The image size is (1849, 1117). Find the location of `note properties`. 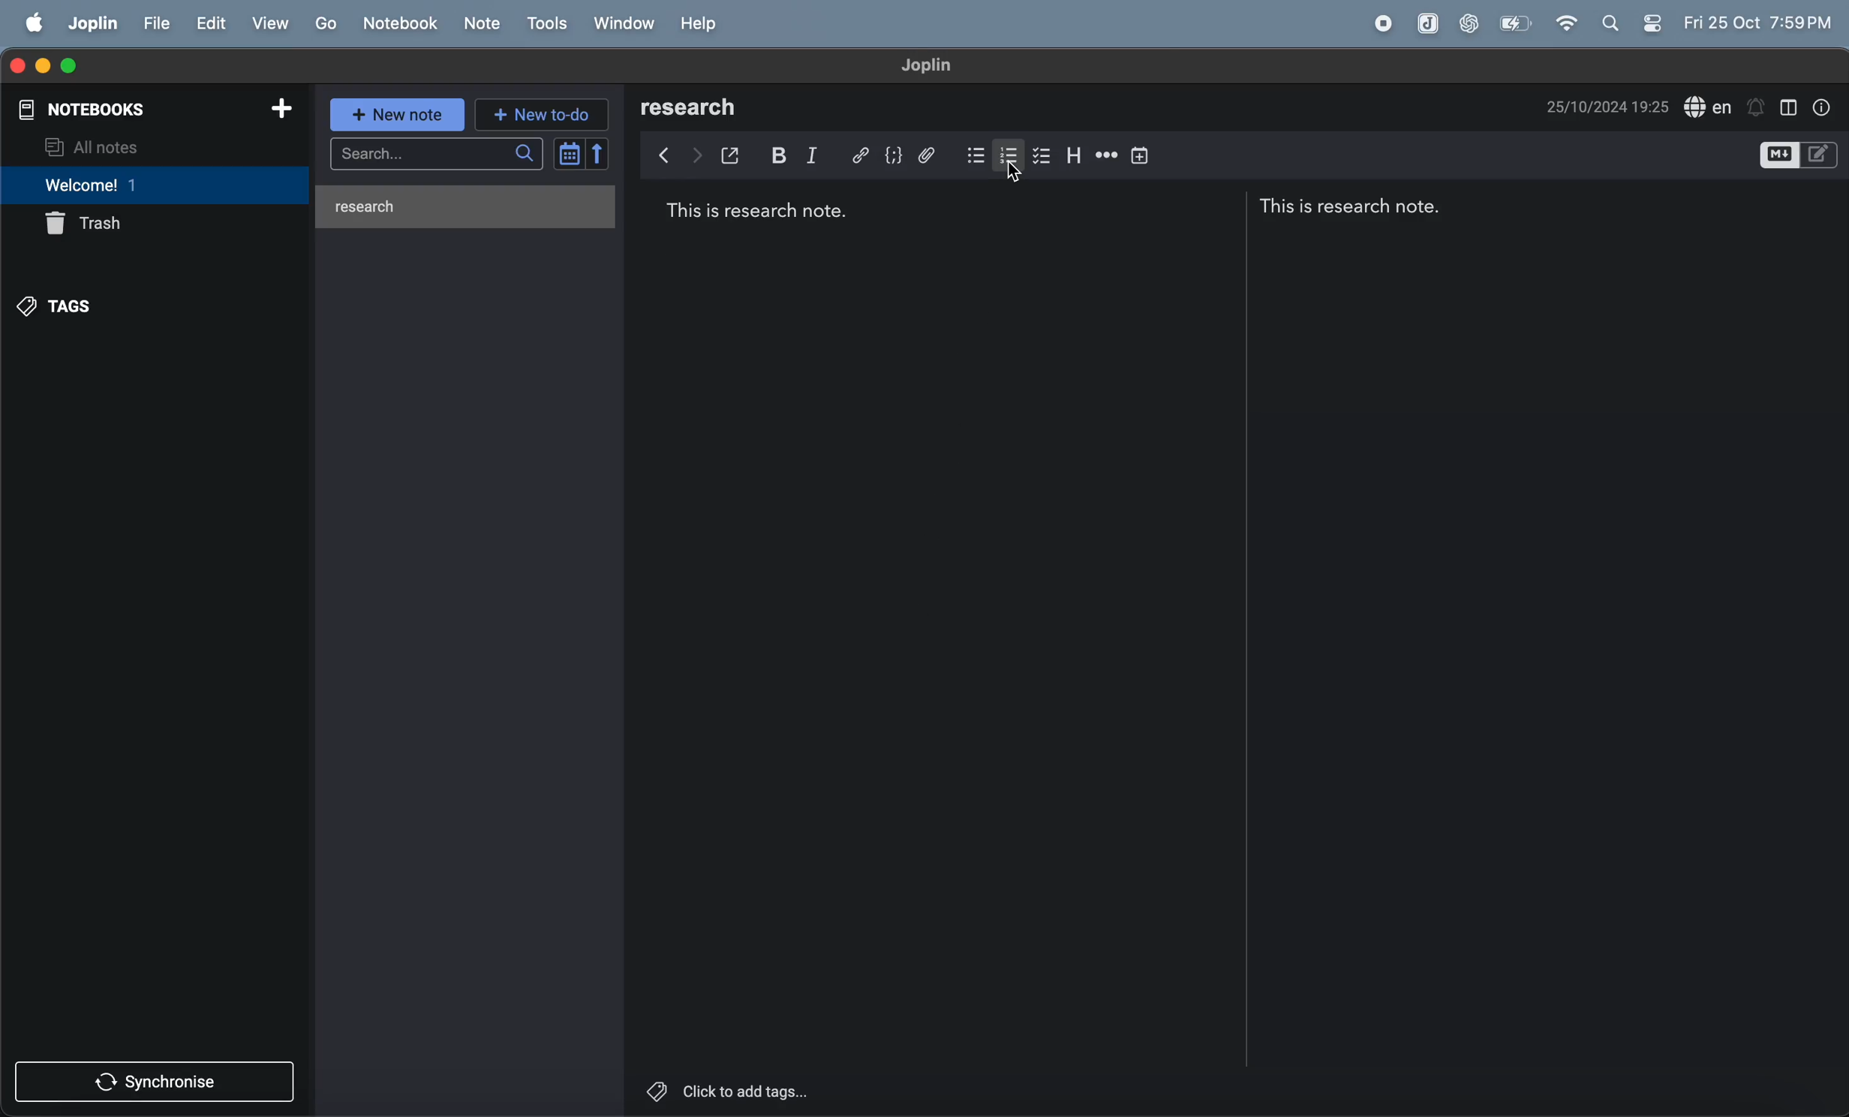

note properties is located at coordinates (1823, 104).